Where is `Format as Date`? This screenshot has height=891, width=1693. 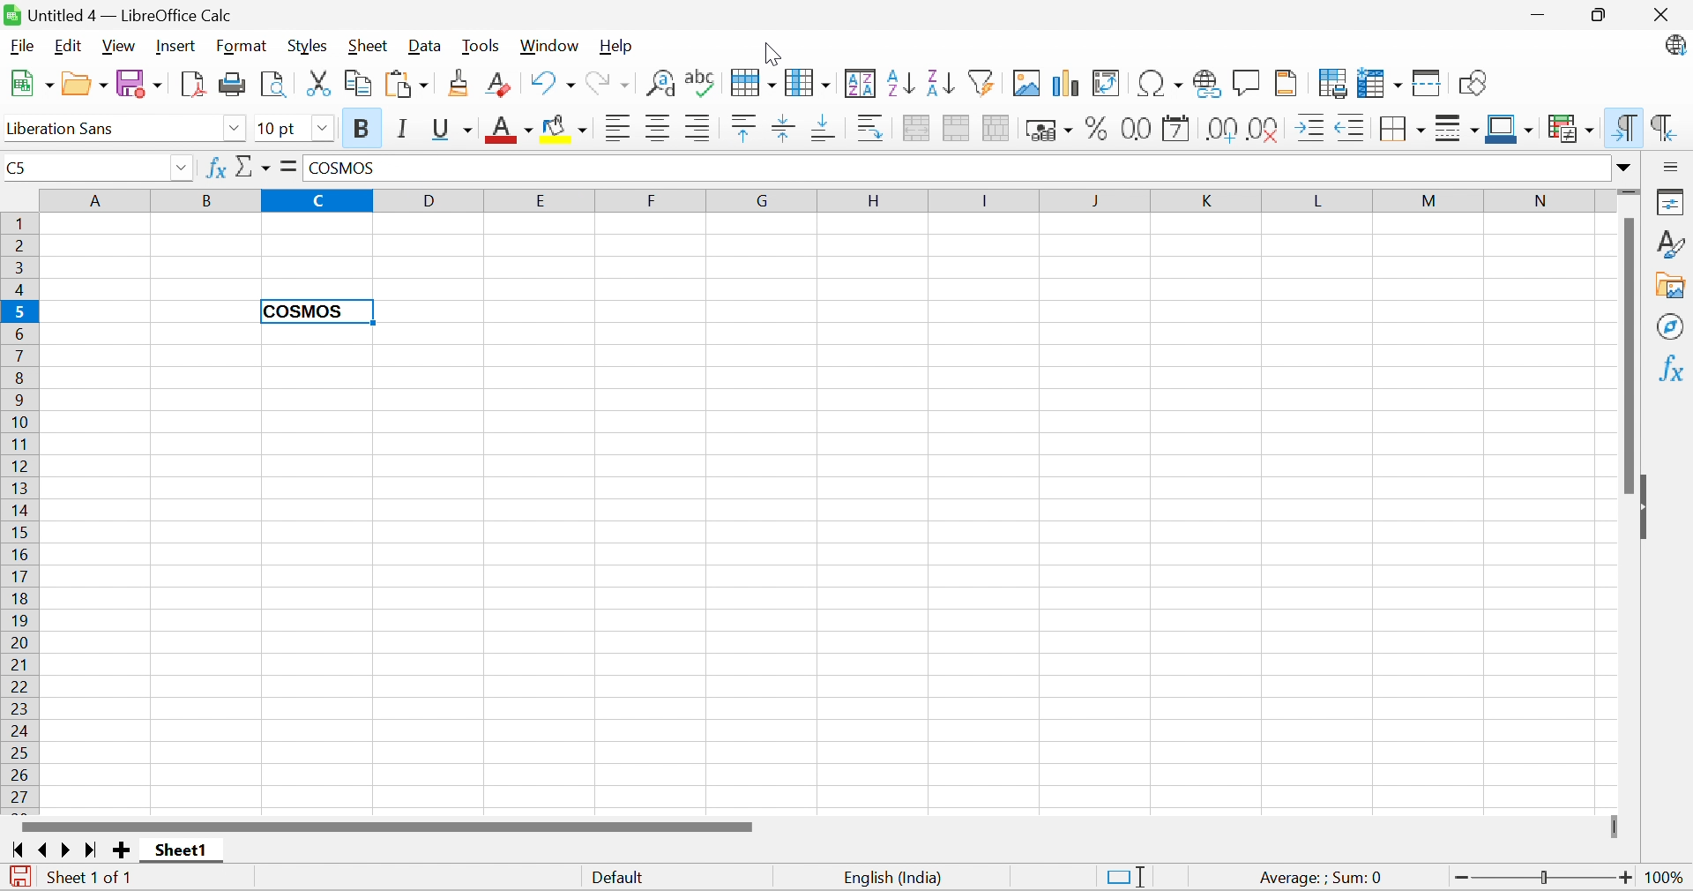 Format as Date is located at coordinates (1178, 129).